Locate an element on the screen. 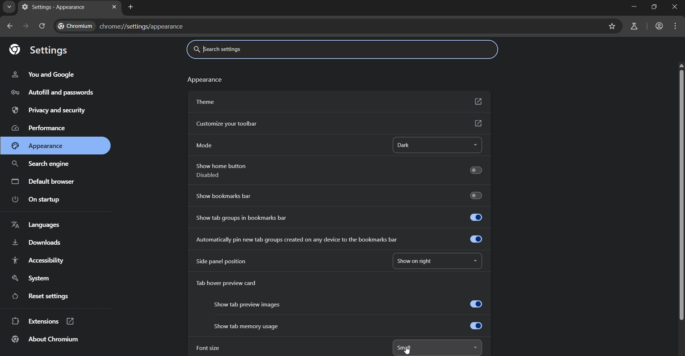 The image size is (685, 356). font size is located at coordinates (207, 348).